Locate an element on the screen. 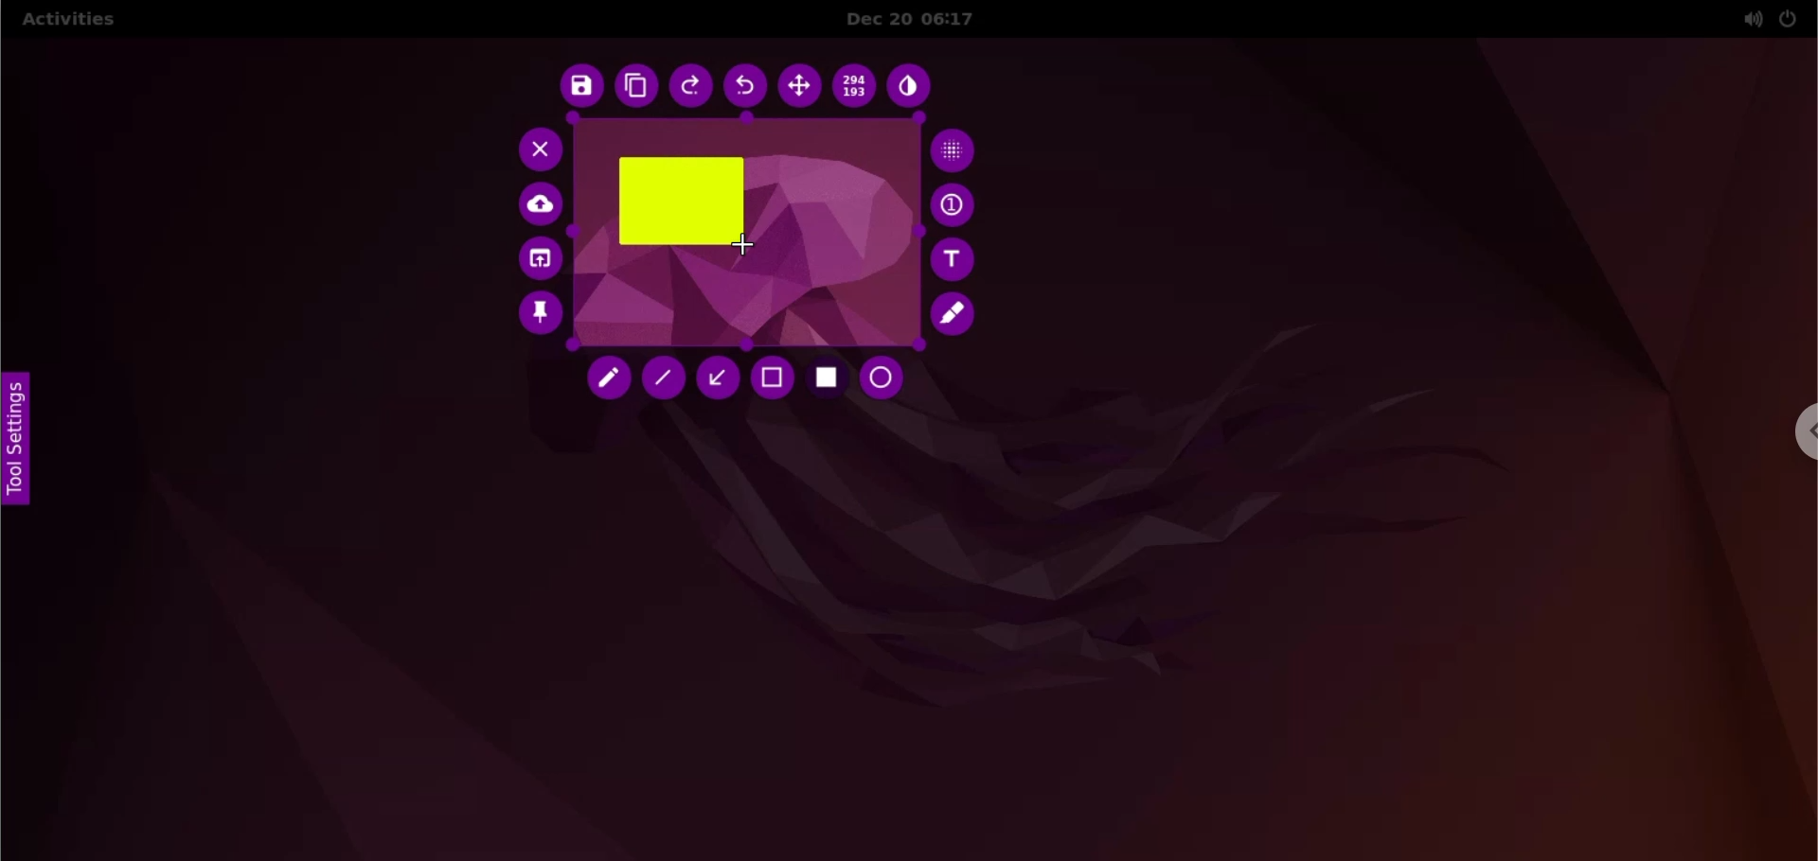 This screenshot has height=861, width=1818. inverter tool is located at coordinates (911, 89).